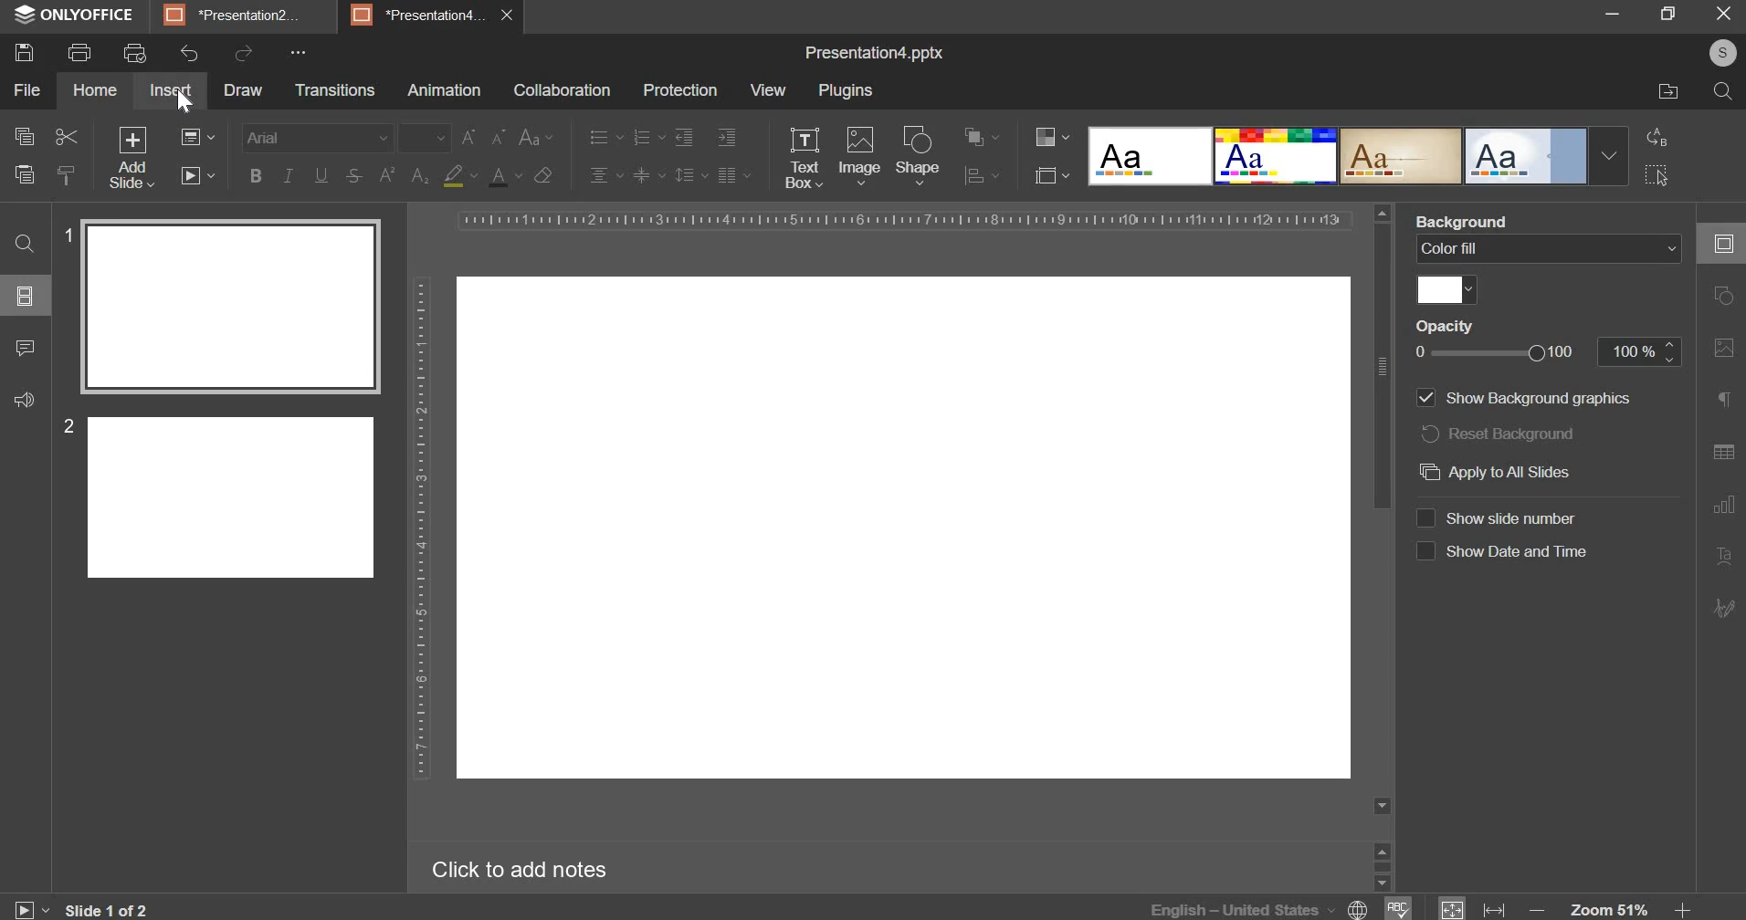  What do you see at coordinates (229, 13) in the screenshot?
I see `*Presentation2.` at bounding box center [229, 13].